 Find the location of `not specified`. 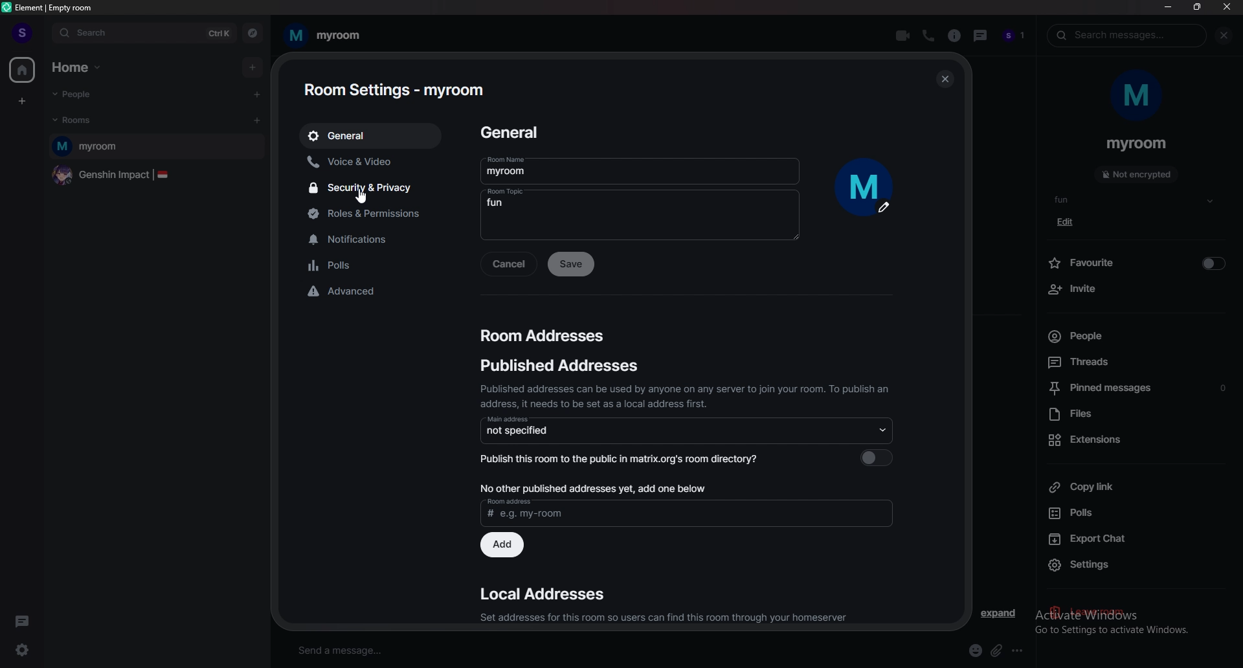

not specified is located at coordinates (685, 429).